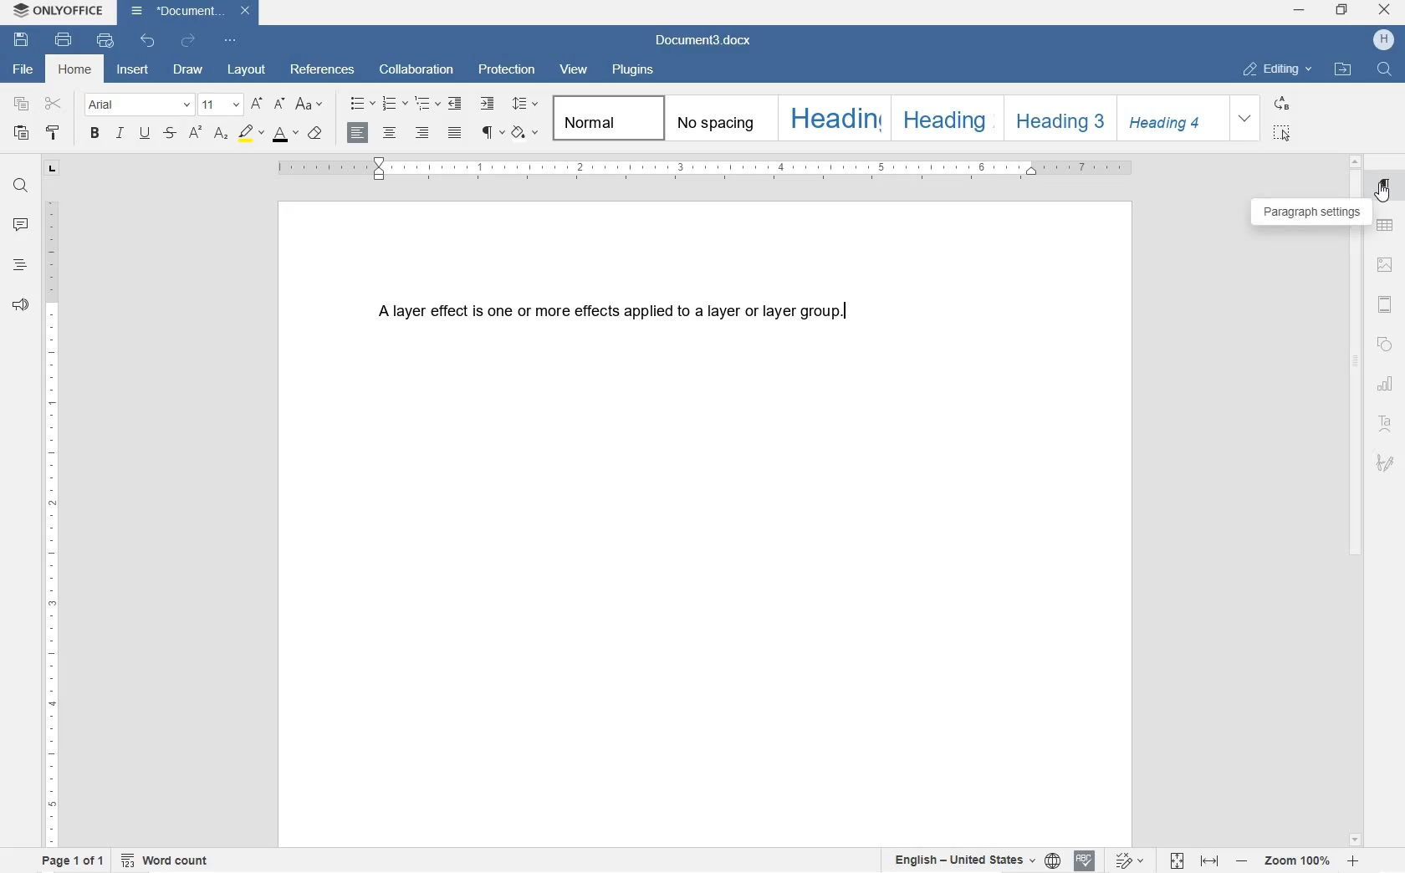 Image resolution: width=1405 pixels, height=873 pixels. I want to click on FONT COLOR, so click(287, 134).